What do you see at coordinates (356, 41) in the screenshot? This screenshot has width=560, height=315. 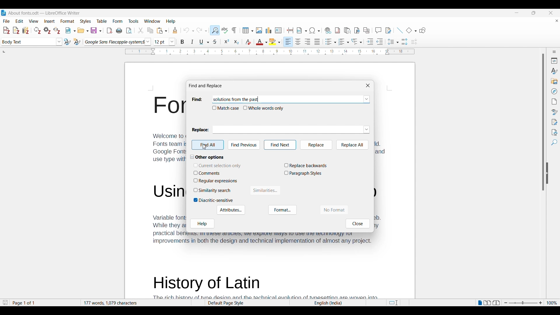 I see `Select outline format options` at bounding box center [356, 41].